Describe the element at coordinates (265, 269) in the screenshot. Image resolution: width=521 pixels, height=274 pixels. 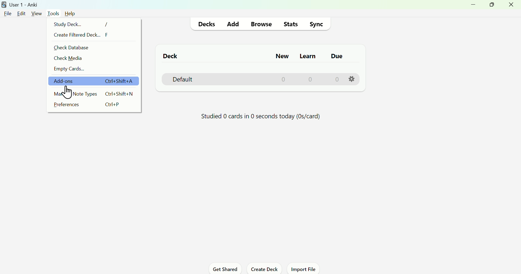
I see `Create` at that location.